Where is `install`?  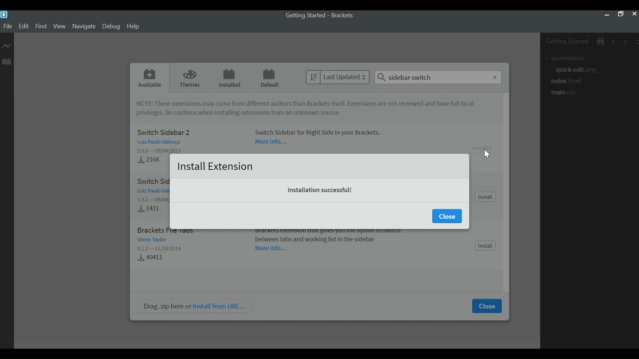 install is located at coordinates (484, 147).